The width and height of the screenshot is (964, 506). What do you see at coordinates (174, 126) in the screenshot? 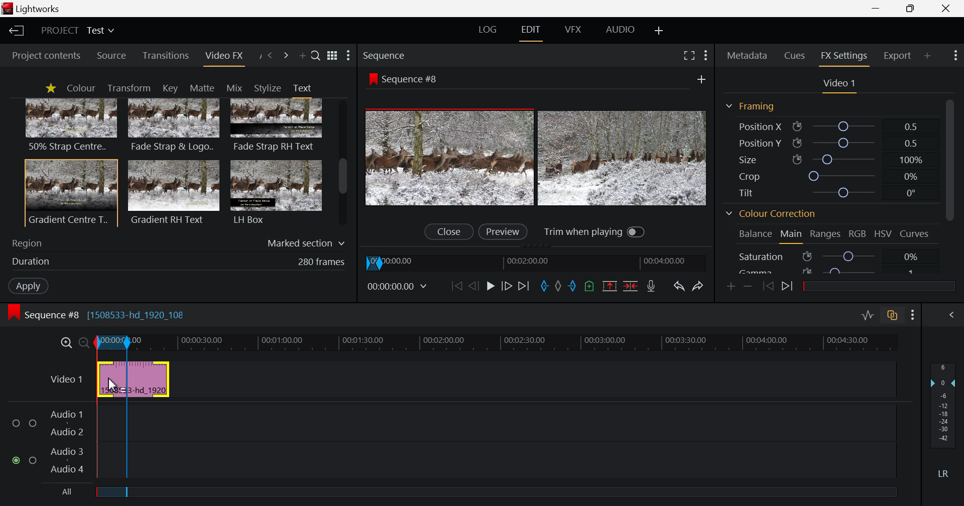
I see `Fade Strap & Logo` at bounding box center [174, 126].